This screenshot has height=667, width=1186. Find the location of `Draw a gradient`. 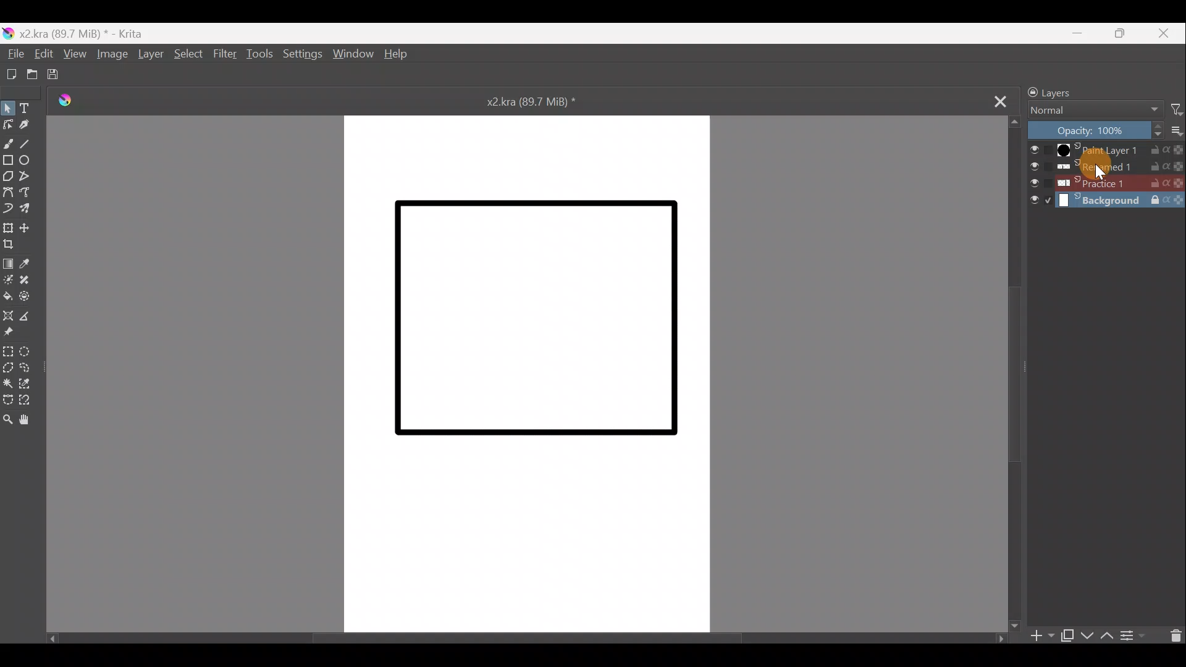

Draw a gradient is located at coordinates (9, 263).